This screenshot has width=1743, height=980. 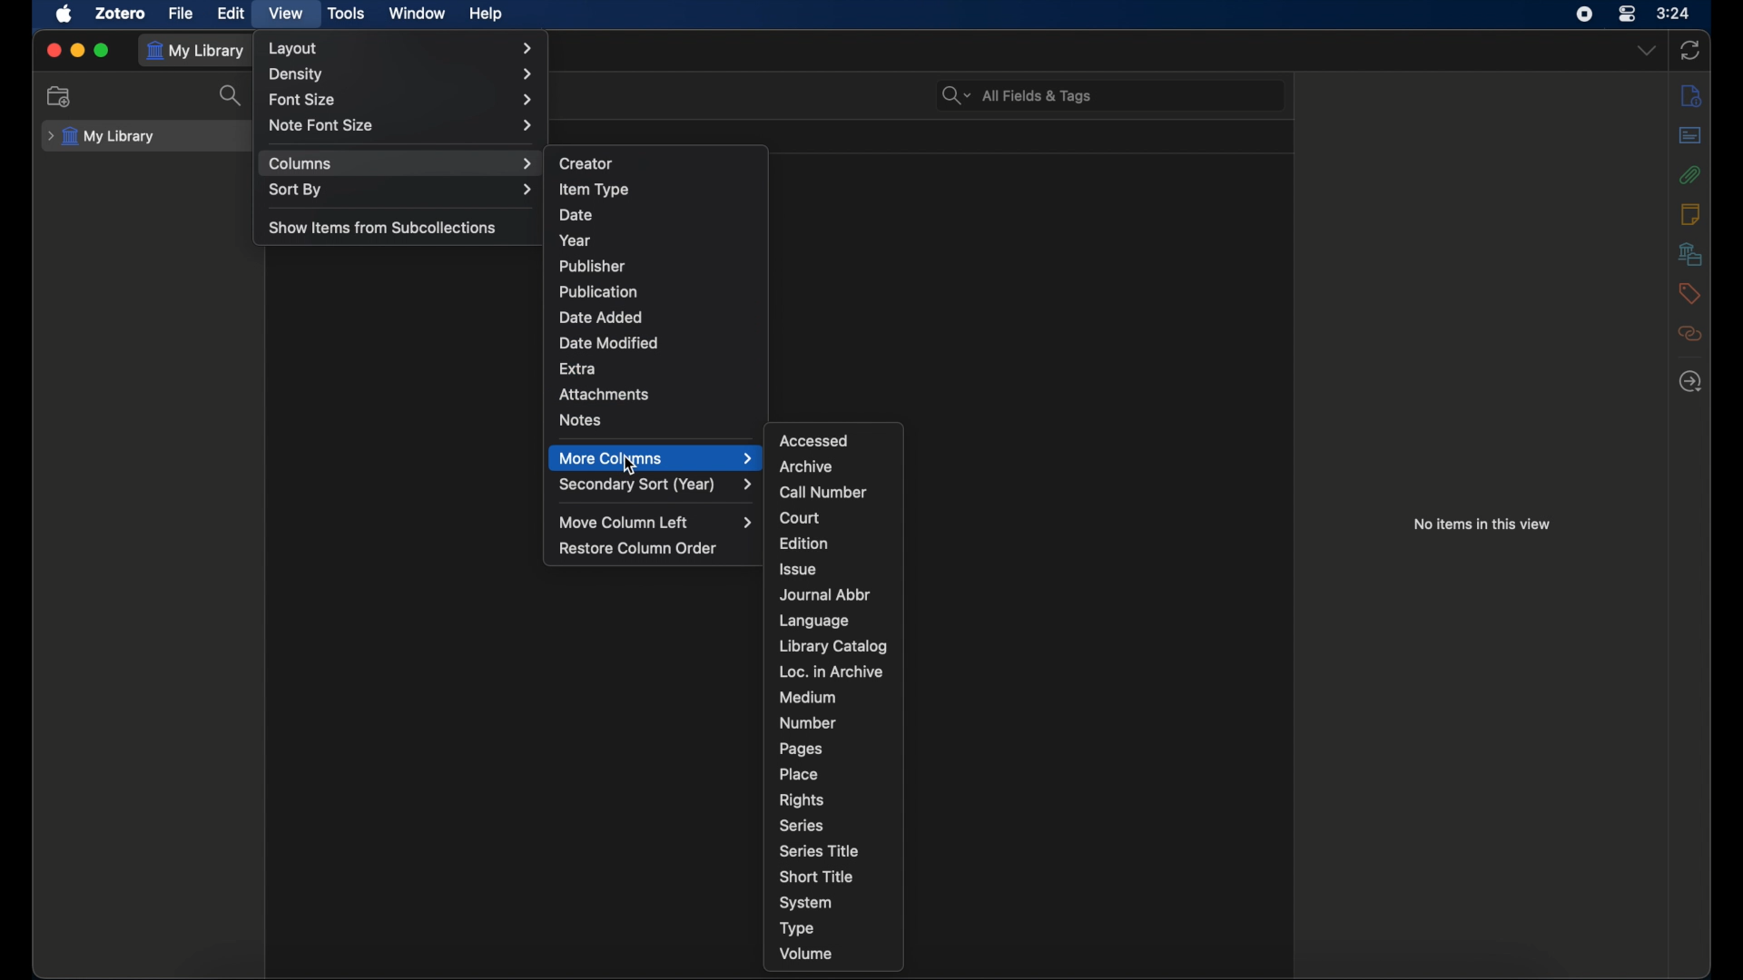 I want to click on restore column order, so click(x=638, y=549).